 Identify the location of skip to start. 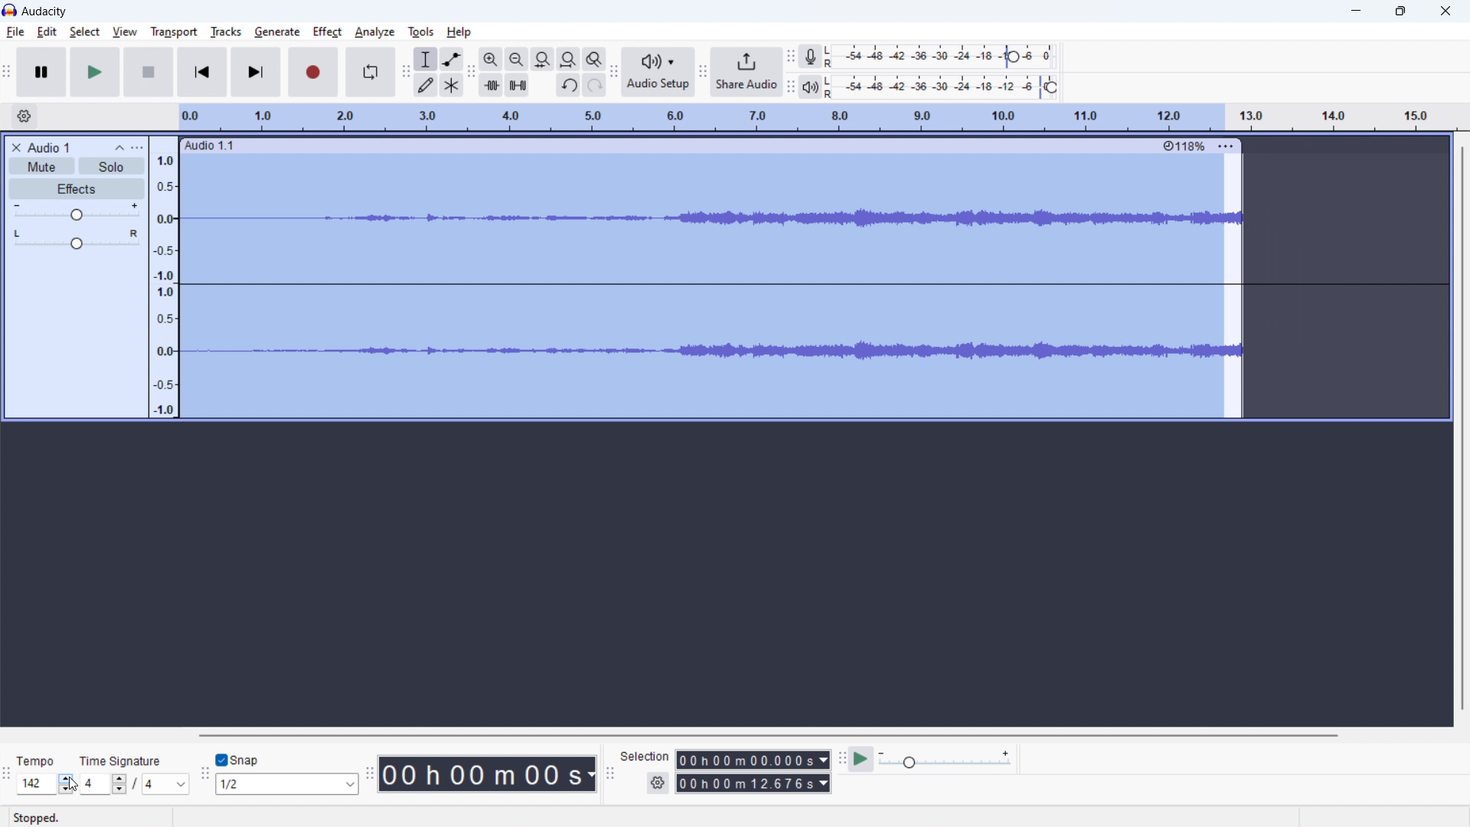
(203, 71).